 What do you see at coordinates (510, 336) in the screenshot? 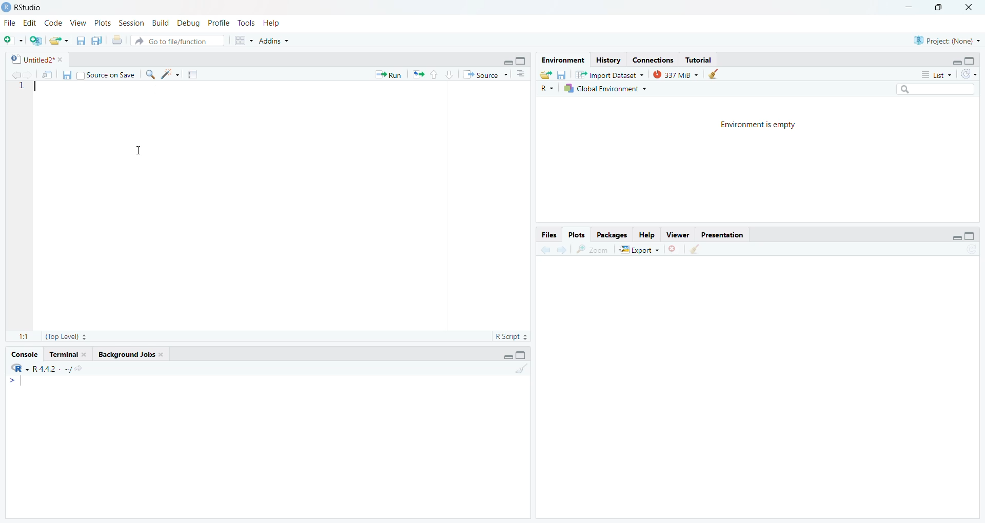
I see `R Script =` at bounding box center [510, 336].